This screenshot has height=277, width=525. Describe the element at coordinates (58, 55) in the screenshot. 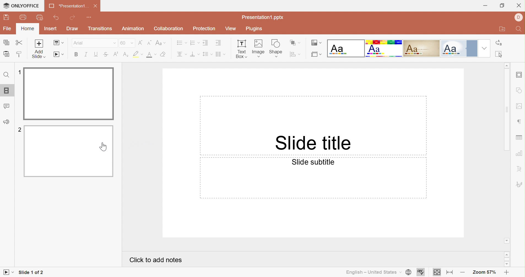

I see `Start Slideshow` at that location.